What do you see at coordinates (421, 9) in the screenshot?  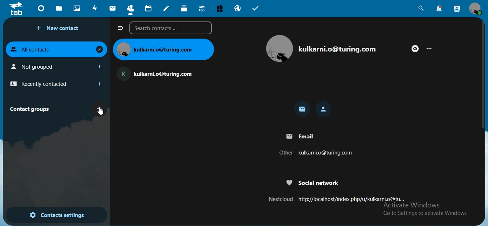 I see `unified search` at bounding box center [421, 9].